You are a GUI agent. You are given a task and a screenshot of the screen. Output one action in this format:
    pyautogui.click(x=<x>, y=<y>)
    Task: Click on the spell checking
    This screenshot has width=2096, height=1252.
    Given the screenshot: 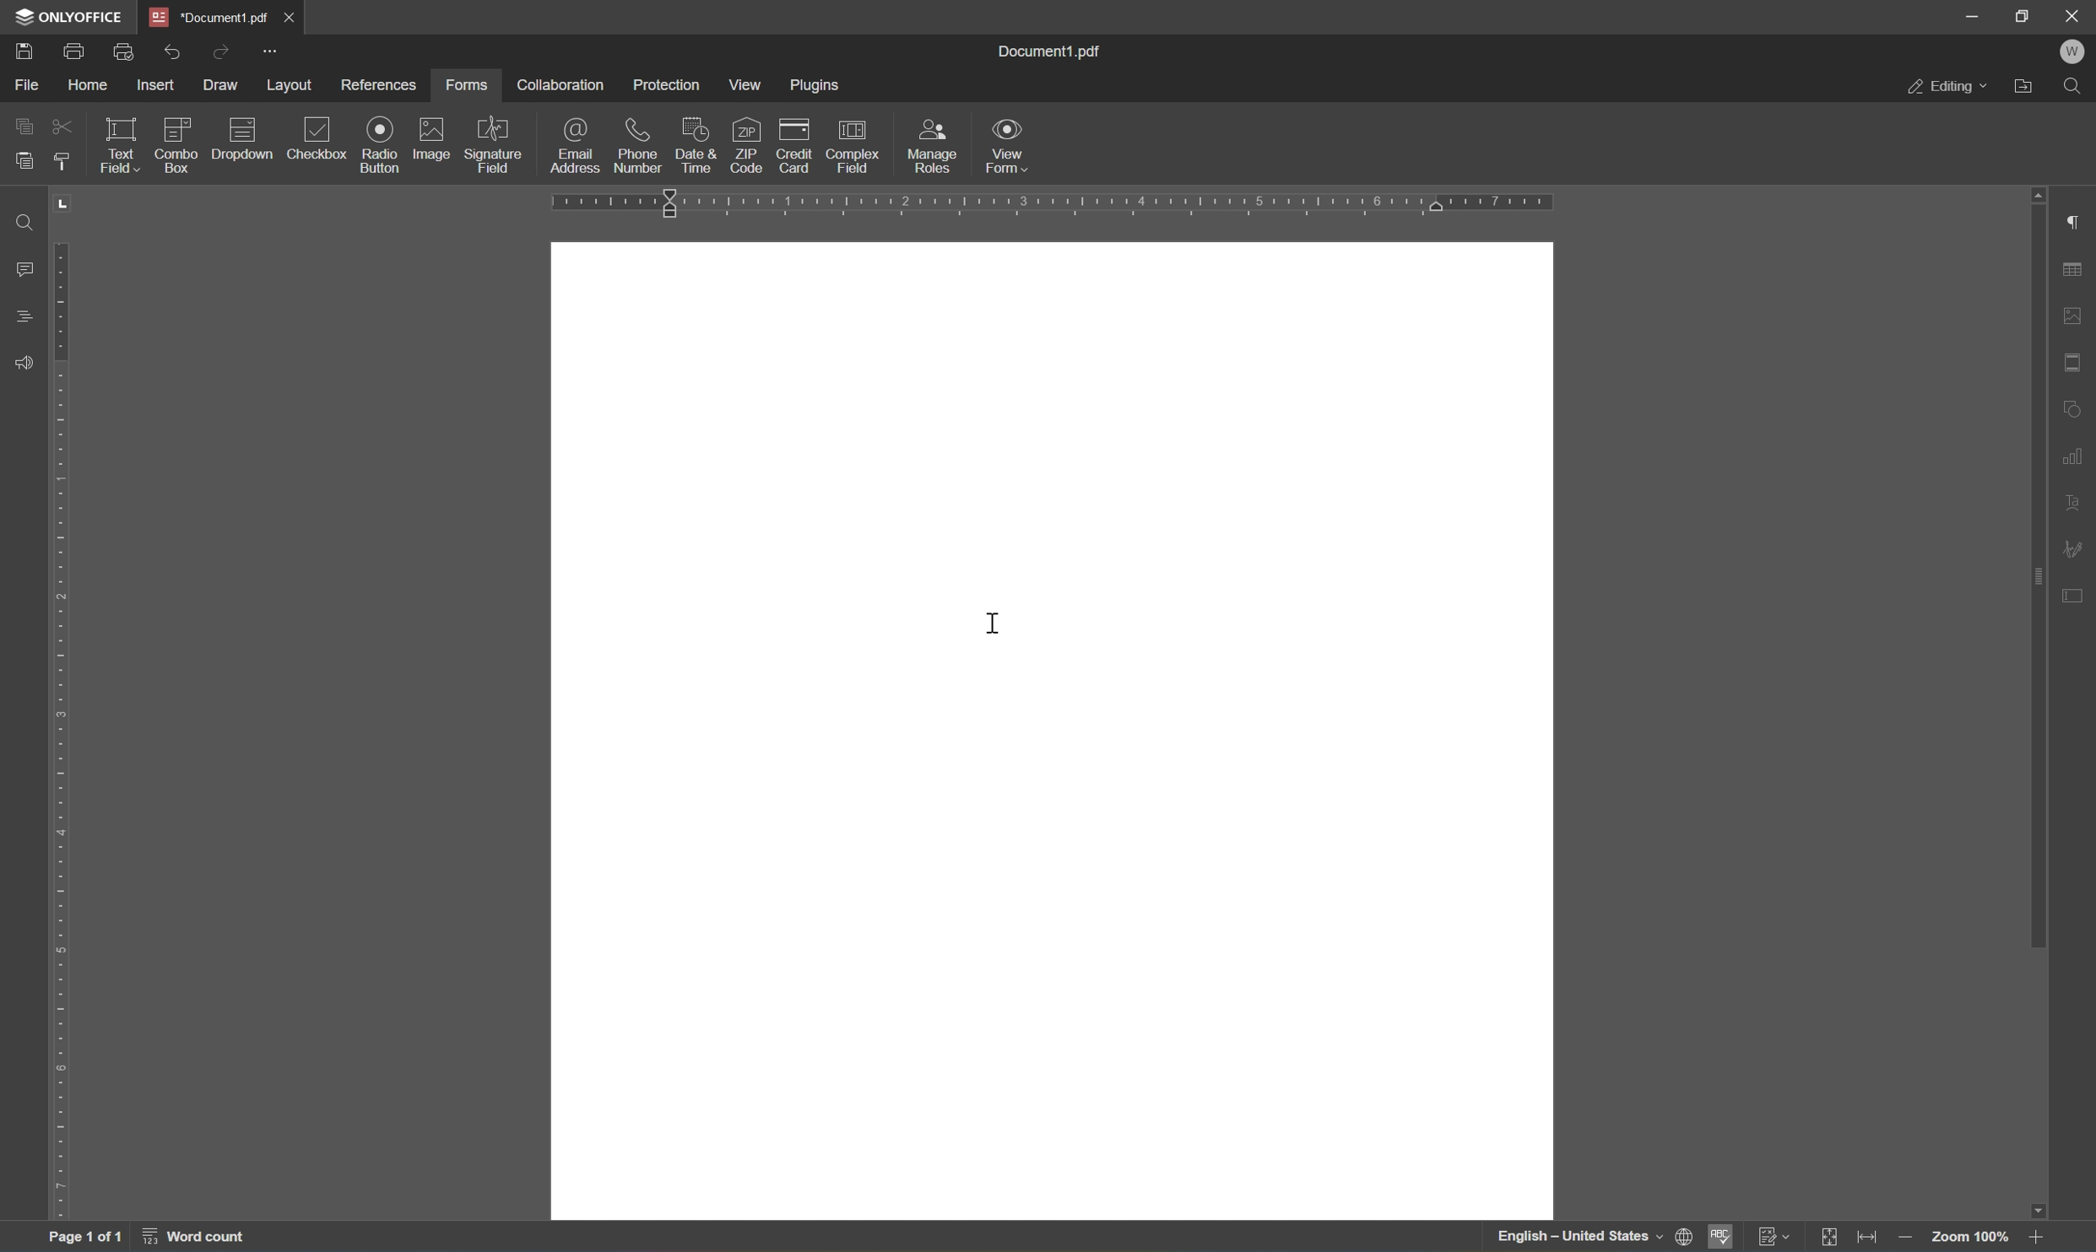 What is the action you would take?
    pyautogui.click(x=1722, y=1238)
    